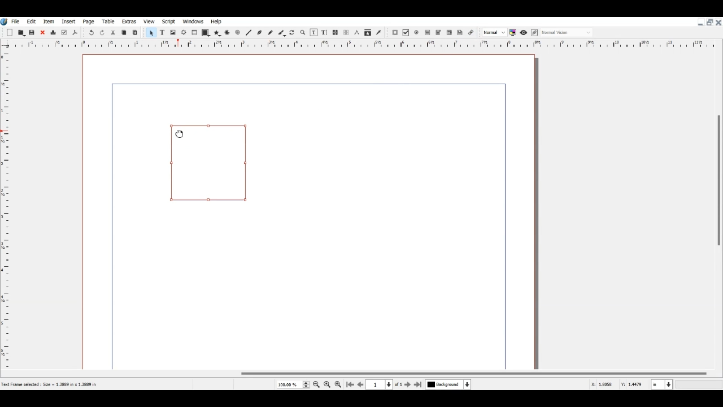 This screenshot has width=723, height=407. I want to click on Minimize, so click(700, 23).